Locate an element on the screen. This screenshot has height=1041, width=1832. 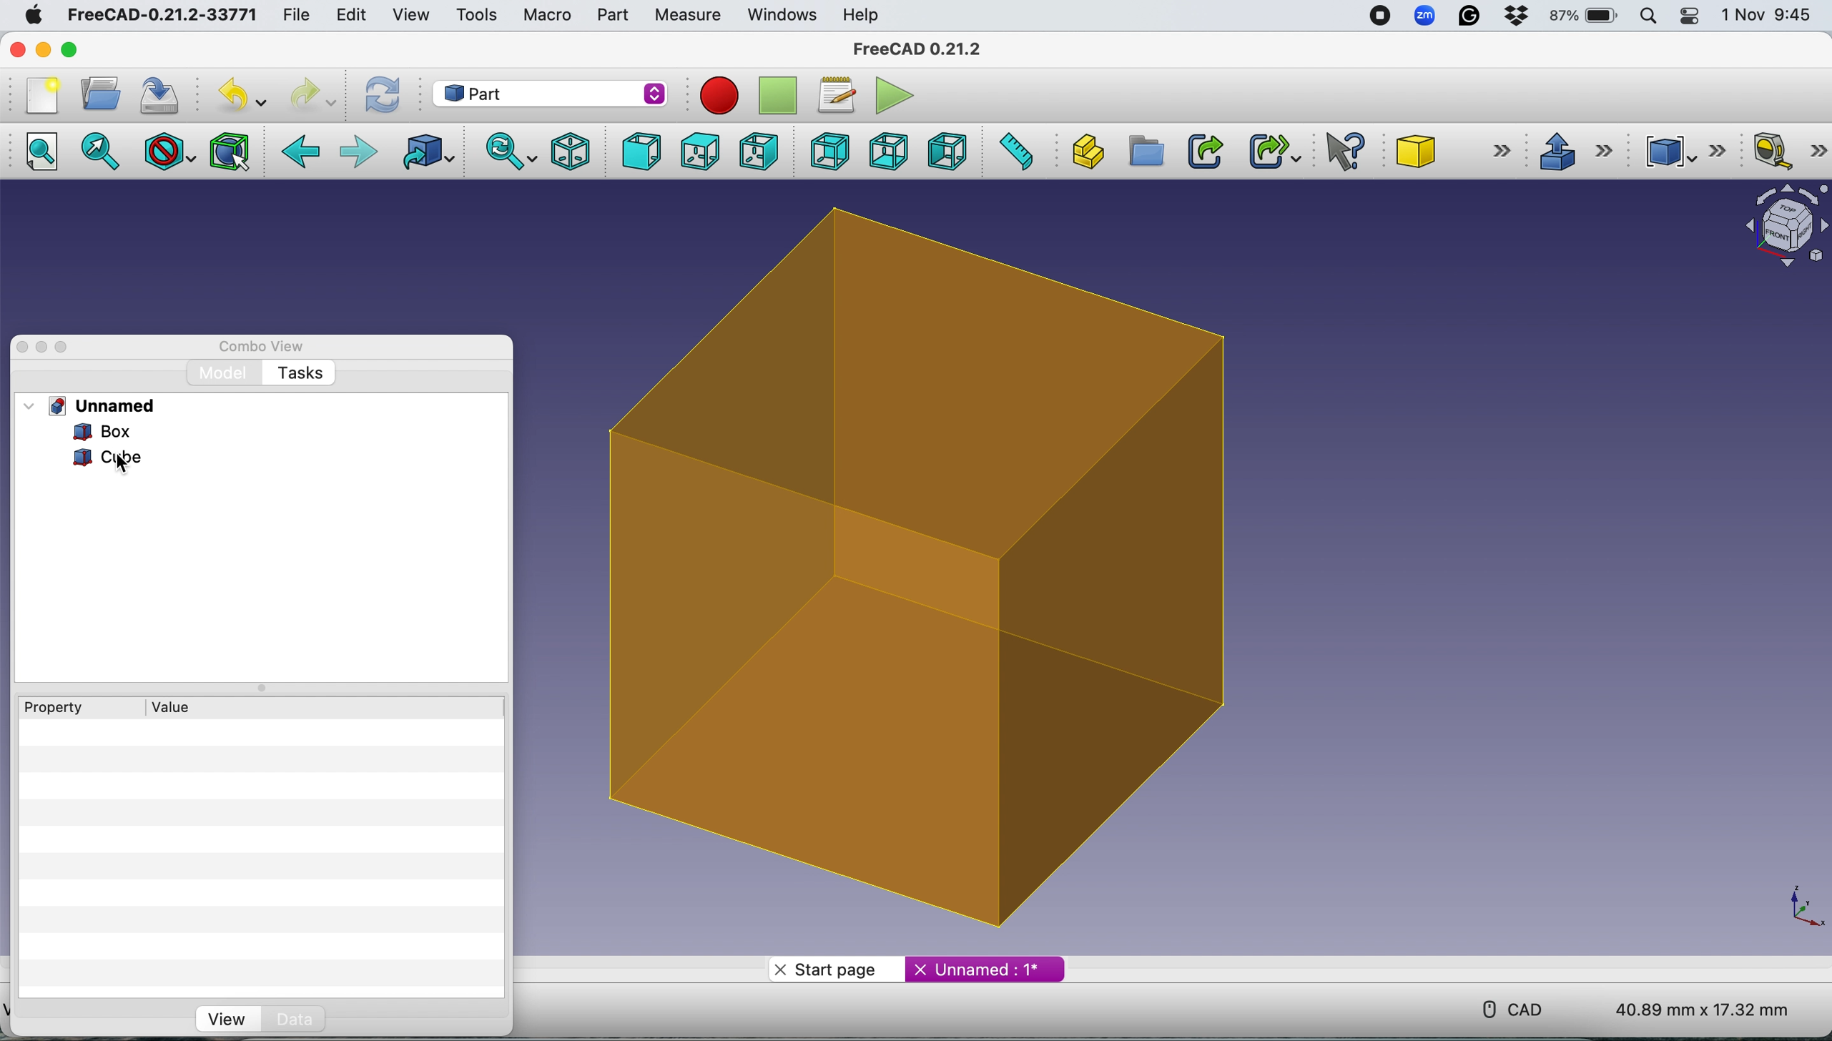
Bottom is located at coordinates (888, 151).